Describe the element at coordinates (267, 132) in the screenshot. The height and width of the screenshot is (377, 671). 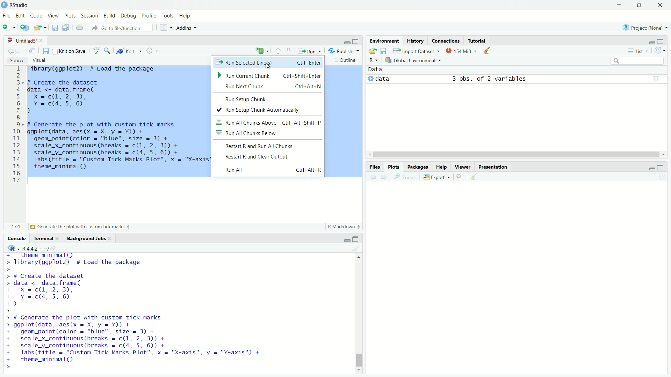
I see `Run All Chunks Below` at that location.